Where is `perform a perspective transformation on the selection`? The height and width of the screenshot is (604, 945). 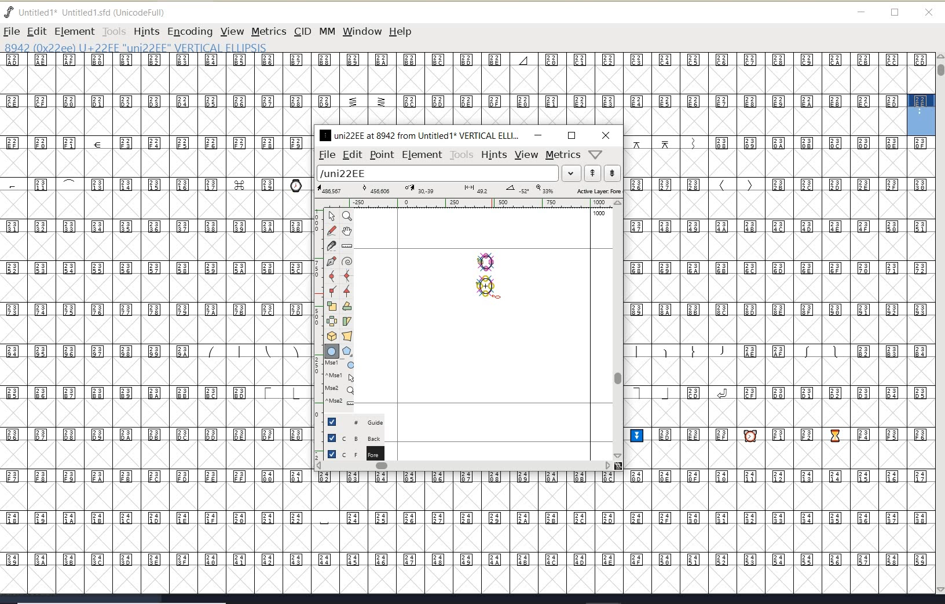
perform a perspective transformation on the selection is located at coordinates (347, 336).